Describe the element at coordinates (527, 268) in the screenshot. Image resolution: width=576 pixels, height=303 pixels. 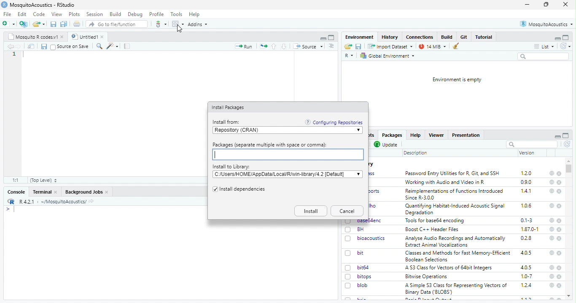
I see `405` at that location.